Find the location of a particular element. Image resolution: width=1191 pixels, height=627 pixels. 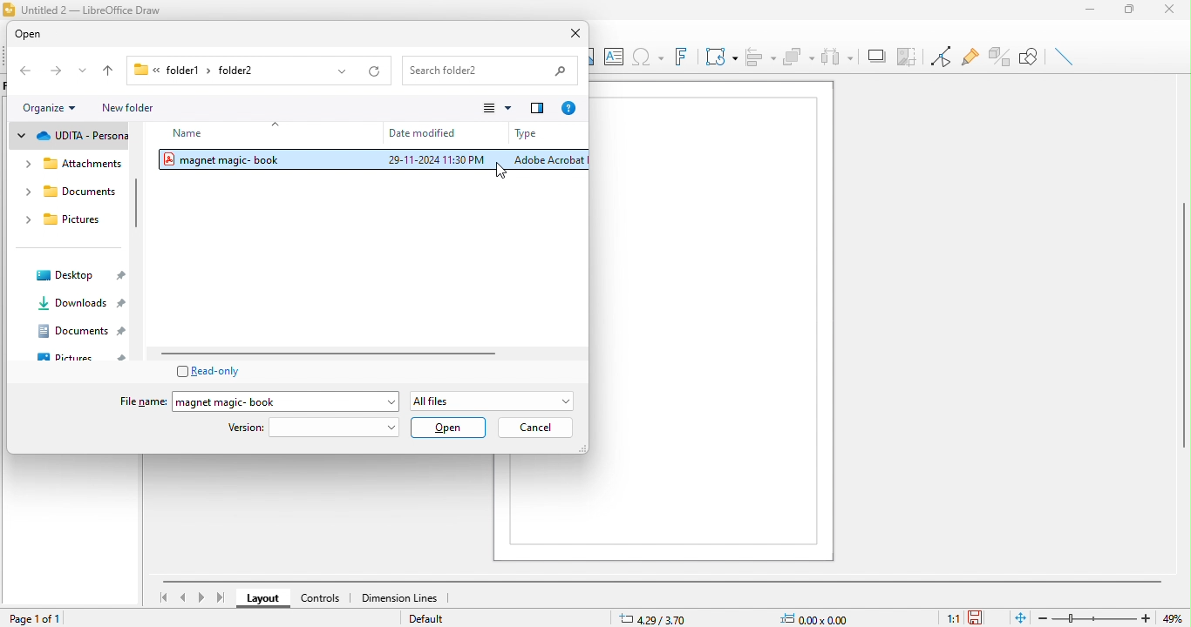

magnet.magic-book is located at coordinates (247, 159).